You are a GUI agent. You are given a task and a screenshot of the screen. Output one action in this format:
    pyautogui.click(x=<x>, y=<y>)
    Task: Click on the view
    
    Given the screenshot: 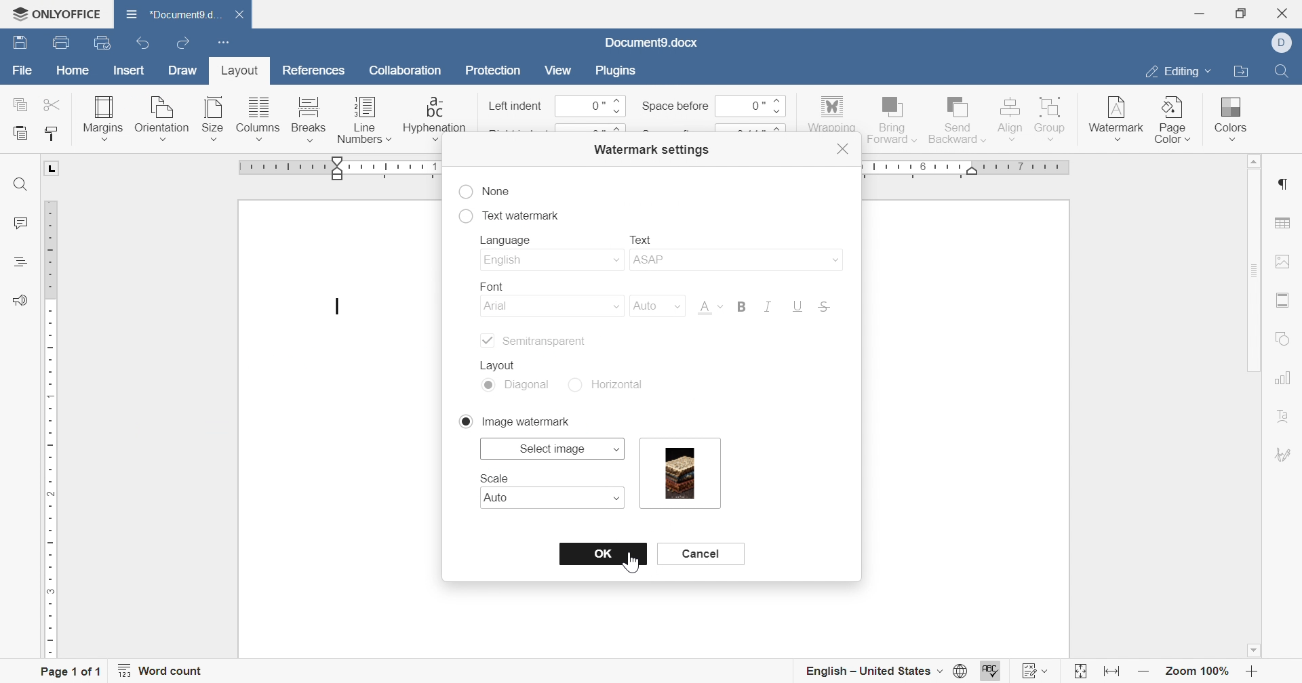 What is the action you would take?
    pyautogui.click(x=557, y=70)
    